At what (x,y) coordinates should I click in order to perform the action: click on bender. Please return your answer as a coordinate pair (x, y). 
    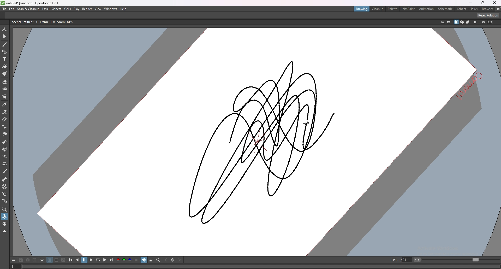
    Looking at the image, I should click on (5, 157).